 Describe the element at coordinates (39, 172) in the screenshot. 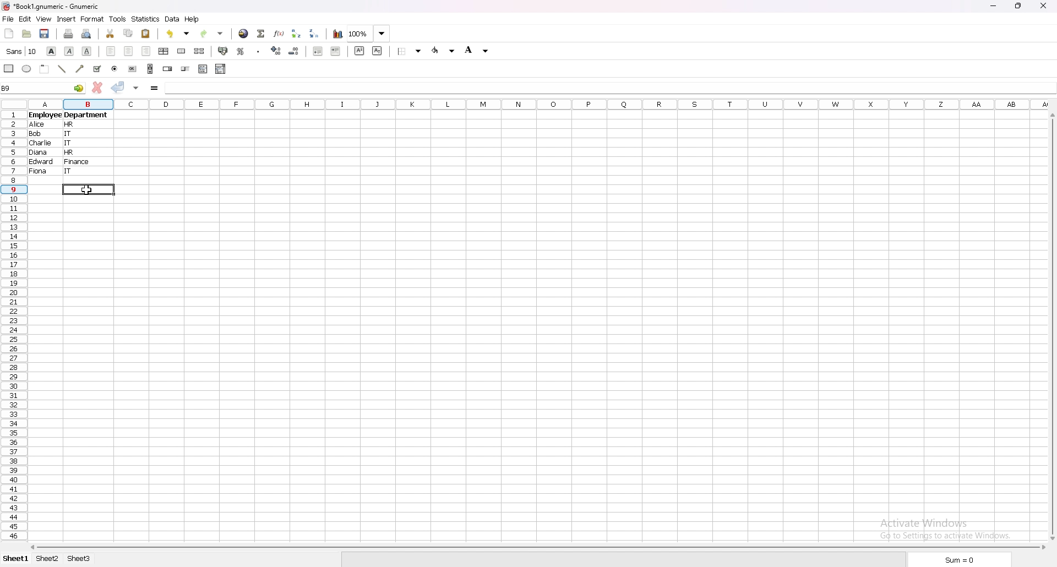

I see `fiona` at that location.